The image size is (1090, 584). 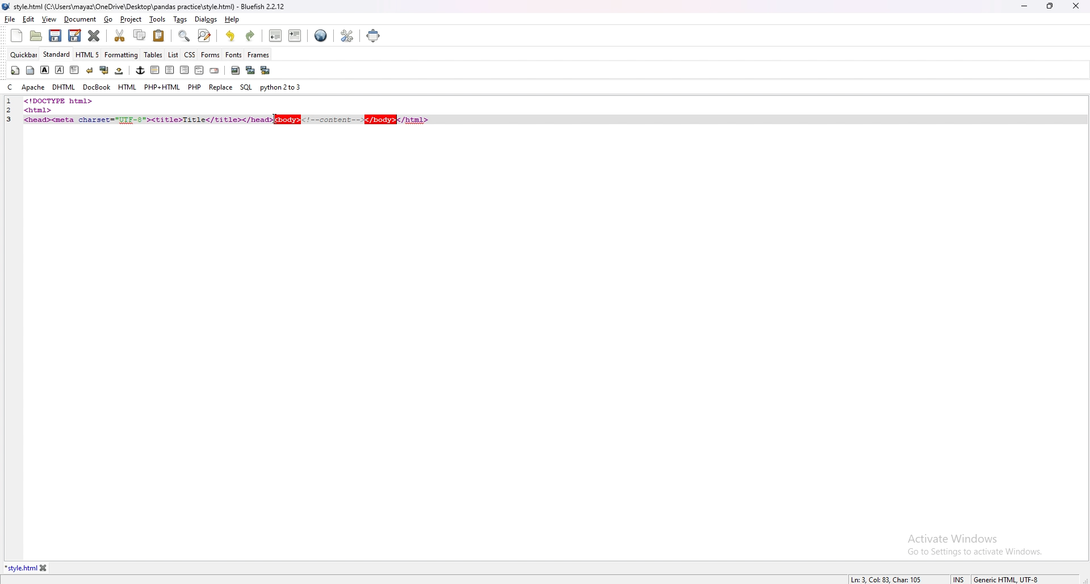 What do you see at coordinates (132, 19) in the screenshot?
I see `project` at bounding box center [132, 19].